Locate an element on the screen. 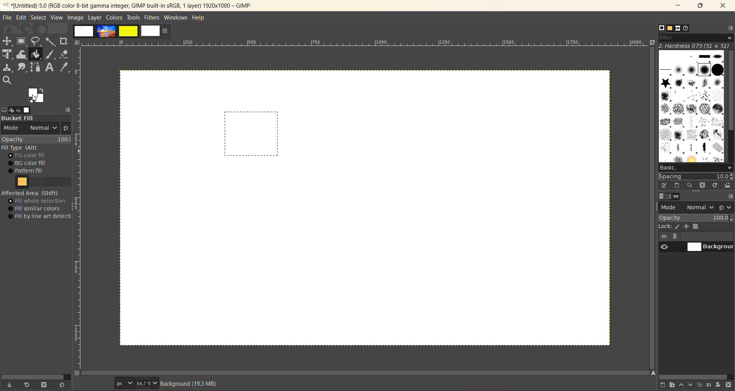 This screenshot has height=391, width=735. delete this brush is located at coordinates (702, 185).